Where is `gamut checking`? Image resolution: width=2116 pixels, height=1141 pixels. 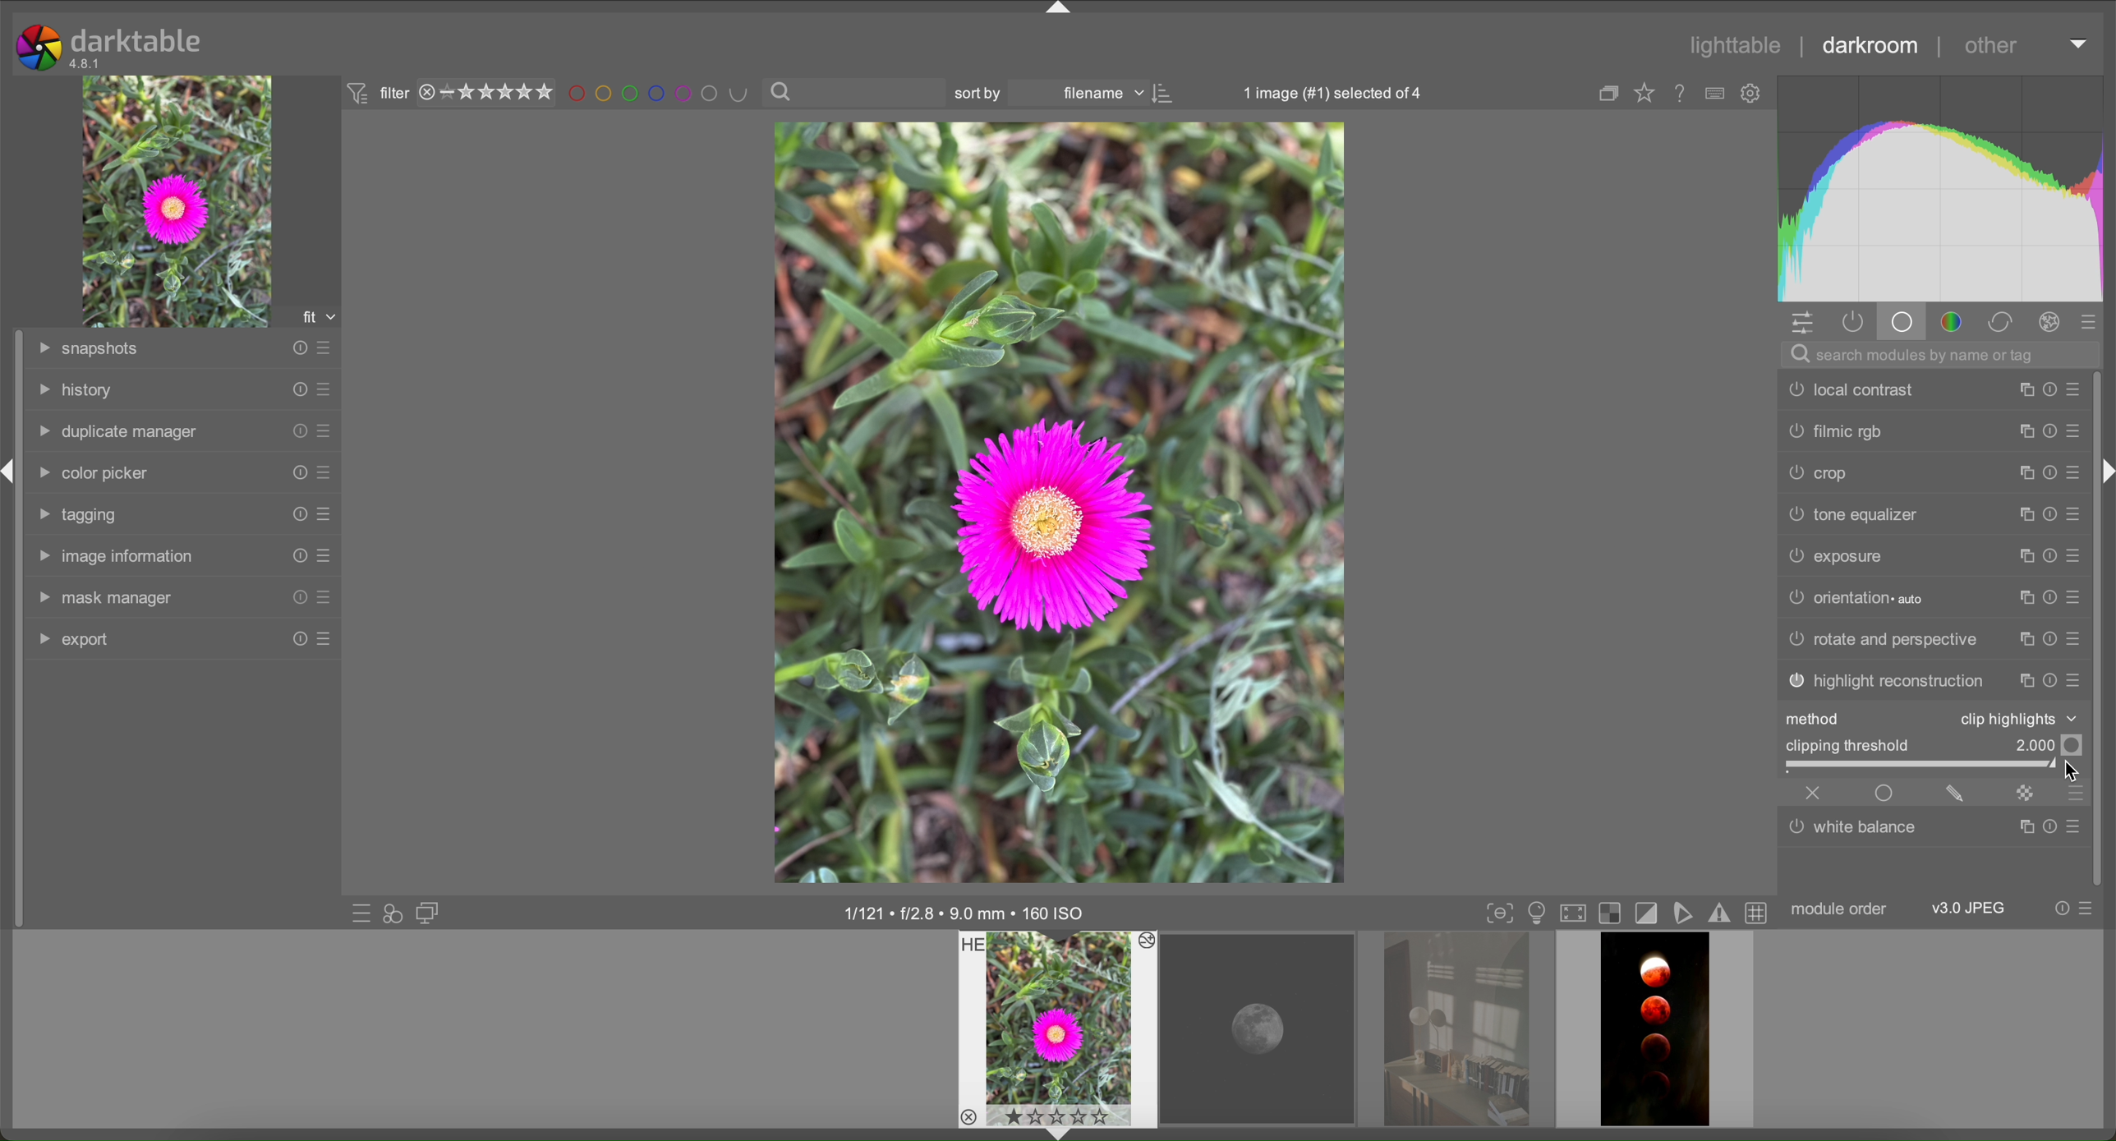 gamut checking is located at coordinates (1723, 916).